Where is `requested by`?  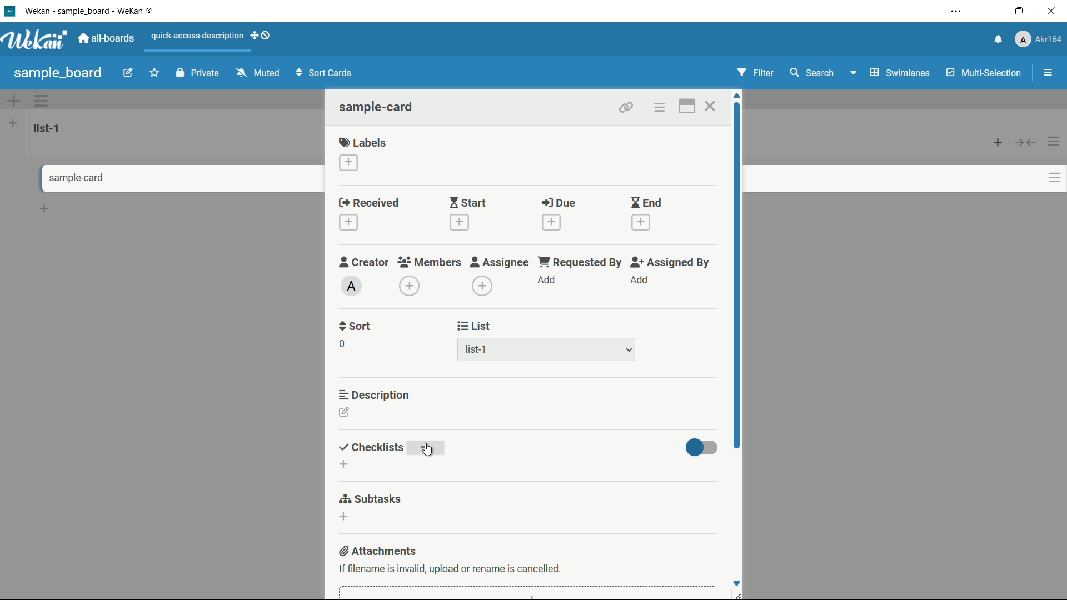
requested by is located at coordinates (581, 262).